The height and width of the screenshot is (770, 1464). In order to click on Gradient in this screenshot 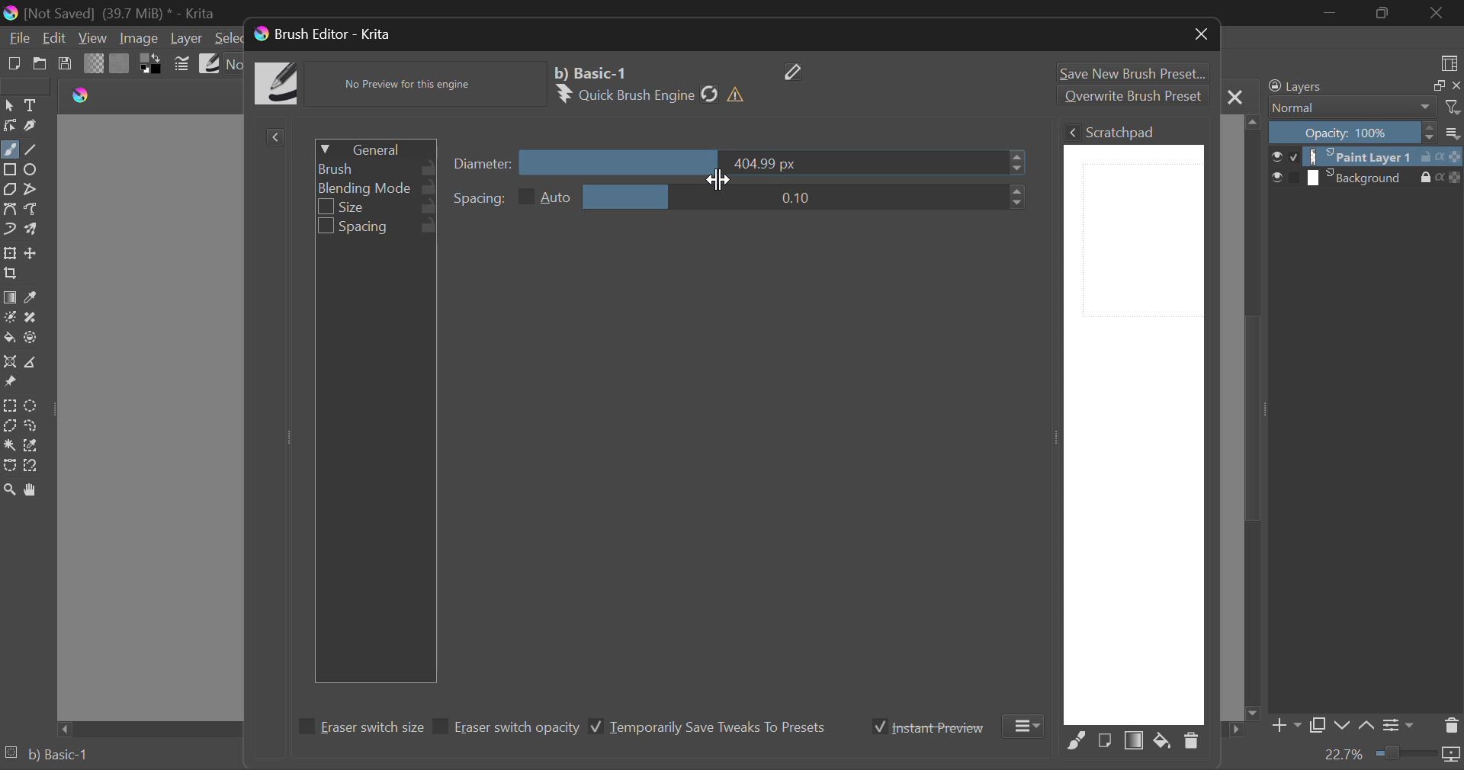, I will do `click(95, 63)`.